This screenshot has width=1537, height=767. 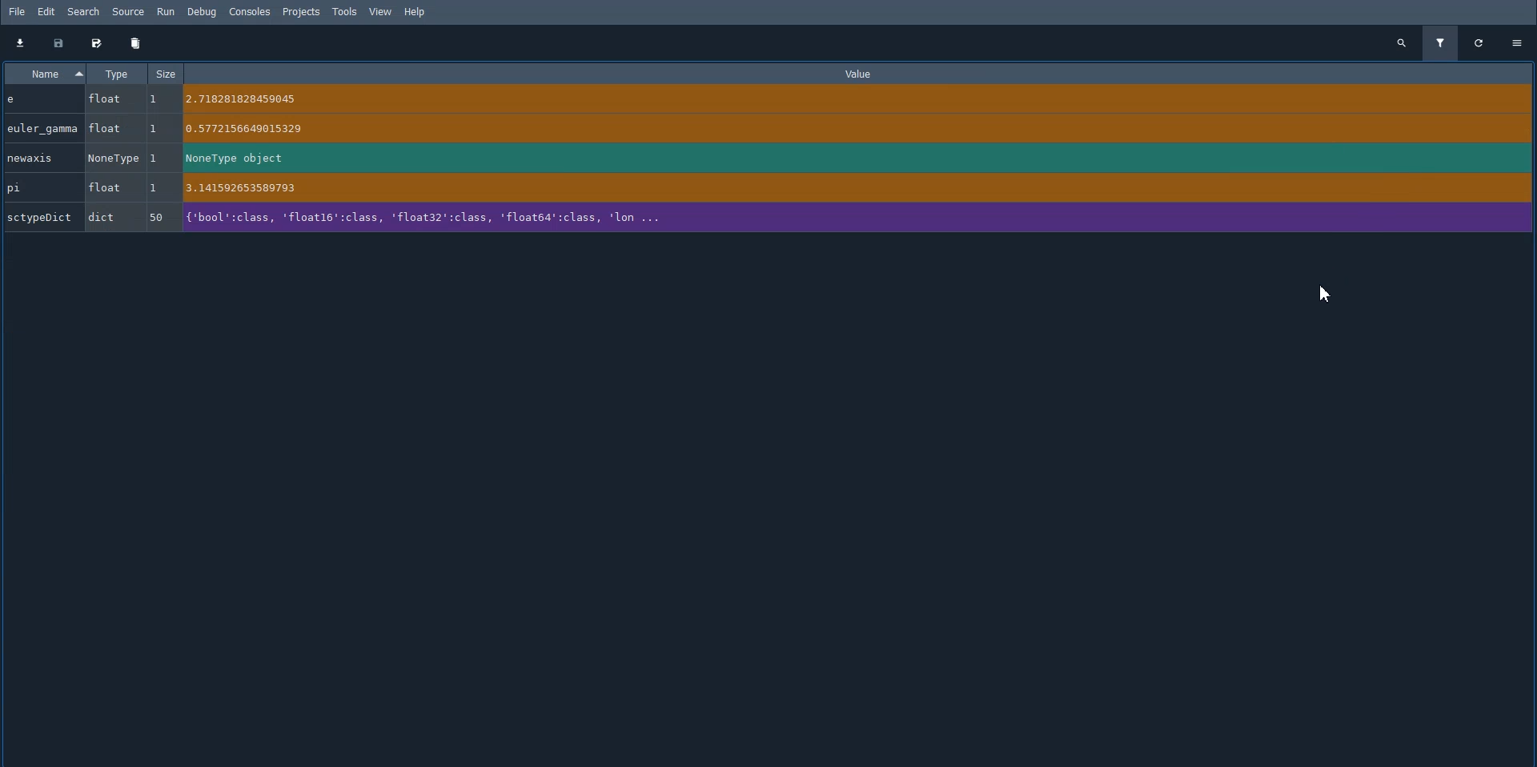 What do you see at coordinates (1519, 41) in the screenshot?
I see `Options` at bounding box center [1519, 41].